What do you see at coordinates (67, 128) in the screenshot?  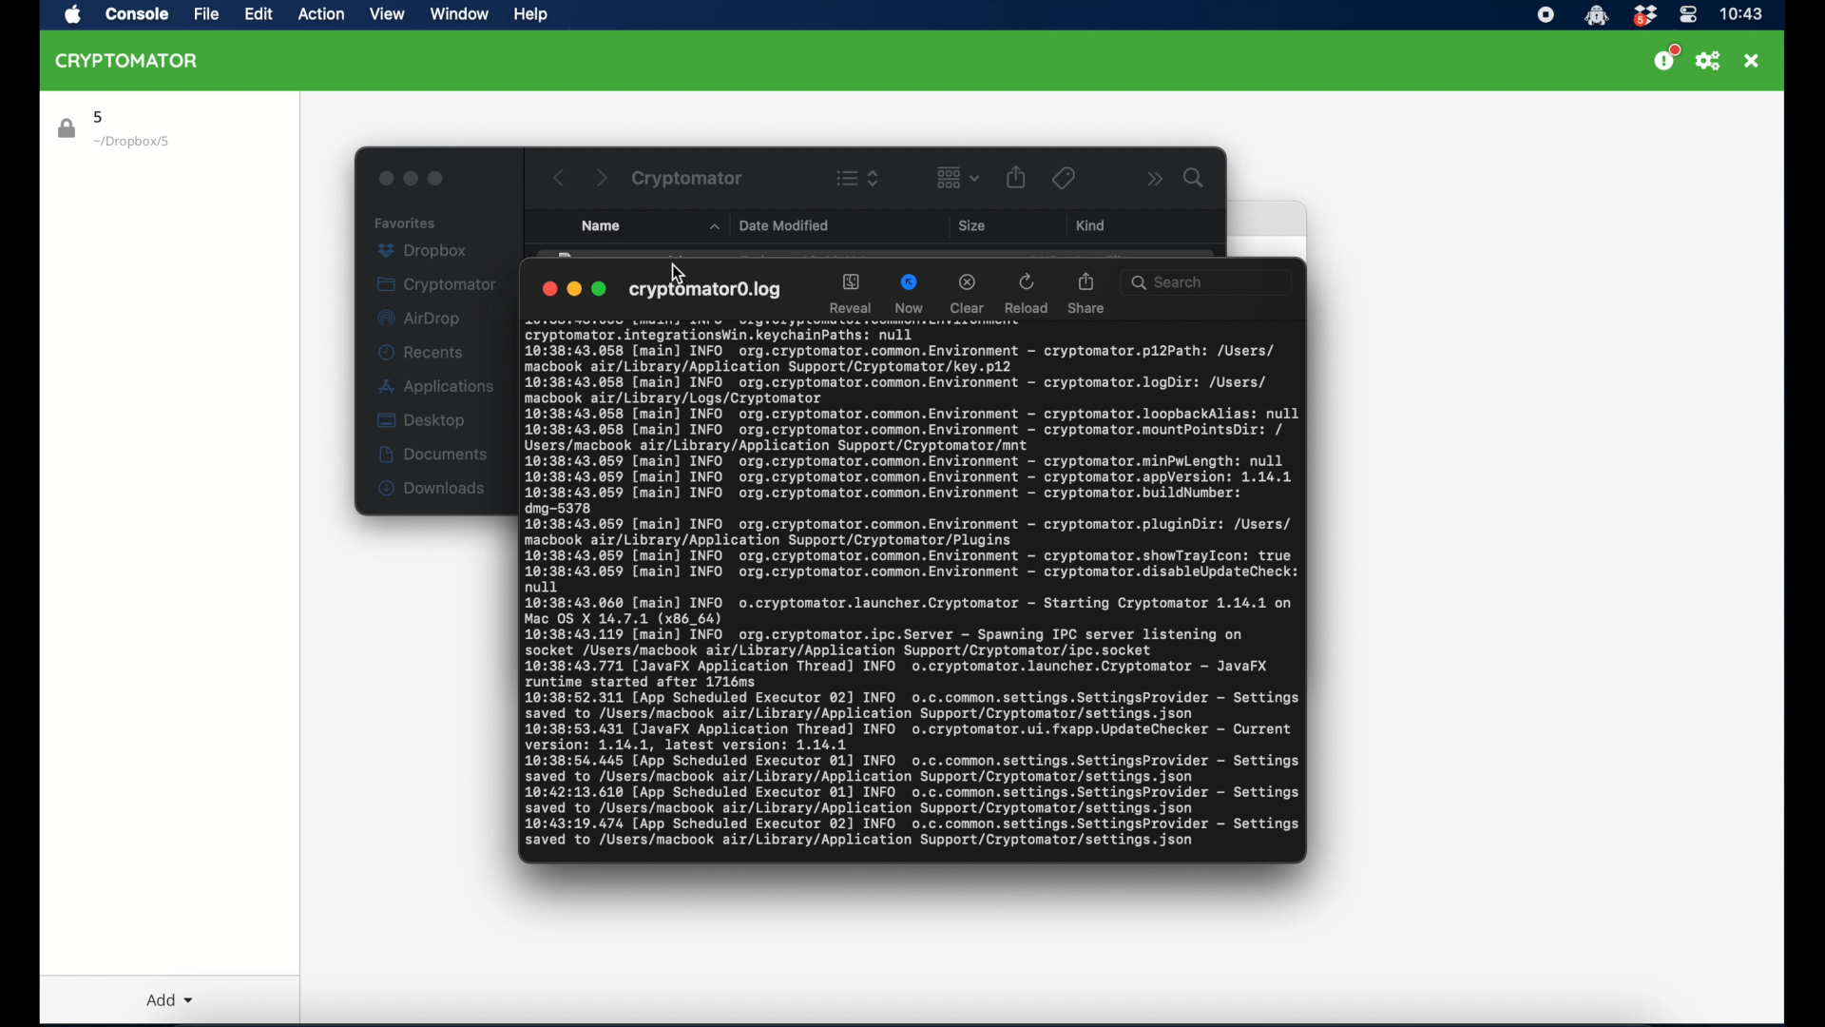 I see `lock icon` at bounding box center [67, 128].